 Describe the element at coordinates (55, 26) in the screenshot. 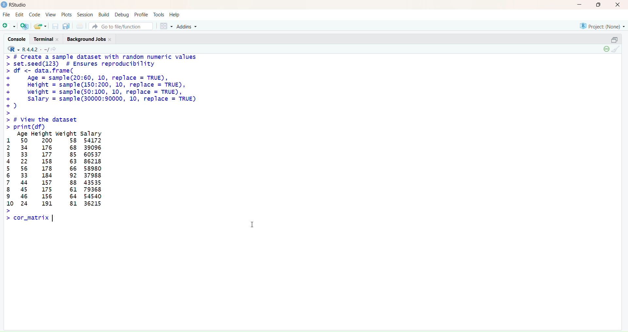

I see `Save current document (Ctrl + S)` at that location.